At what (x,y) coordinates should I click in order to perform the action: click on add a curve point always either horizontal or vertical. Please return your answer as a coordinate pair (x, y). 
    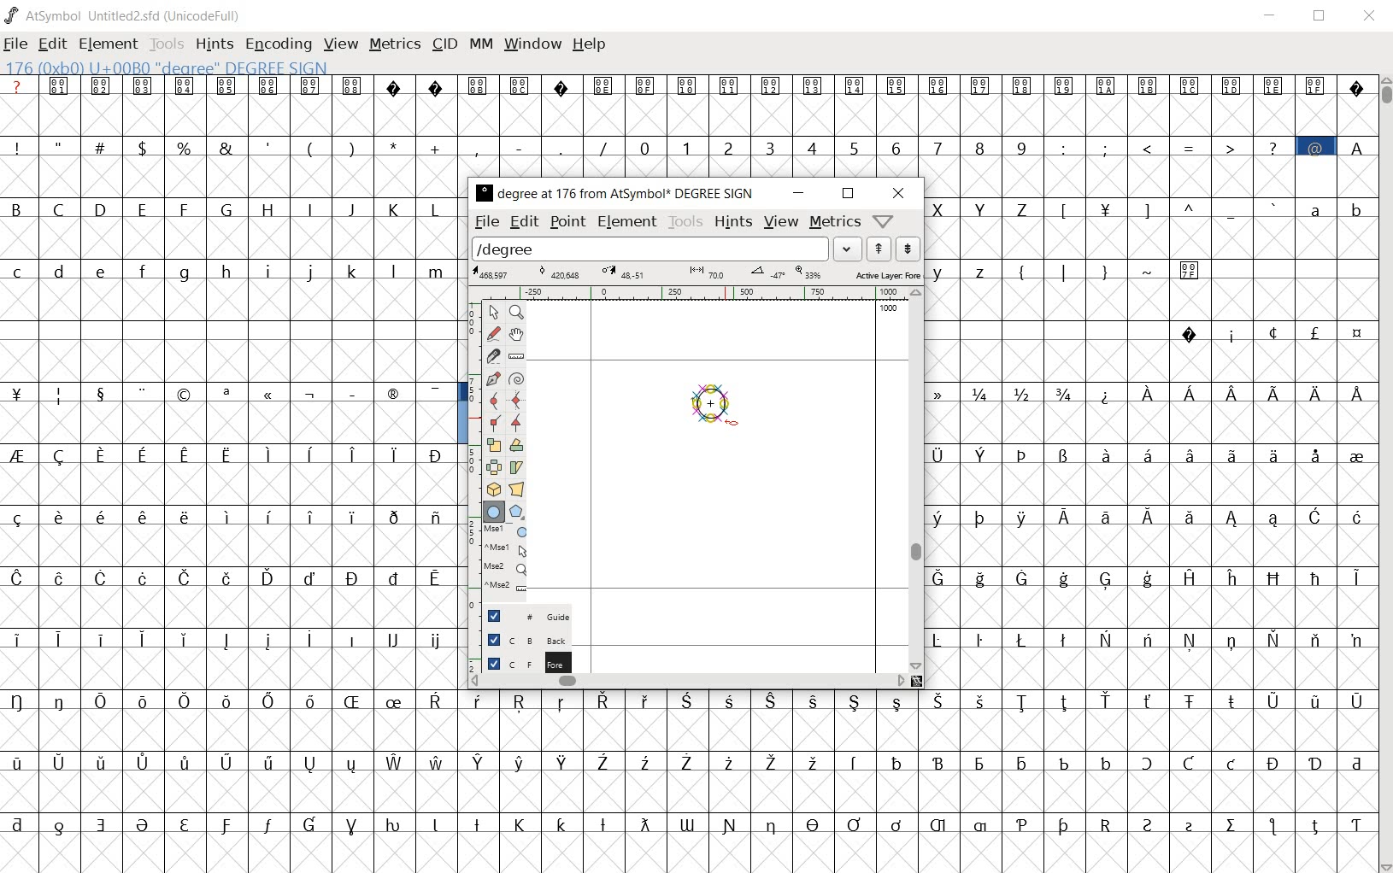
    Looking at the image, I should click on (518, 400).